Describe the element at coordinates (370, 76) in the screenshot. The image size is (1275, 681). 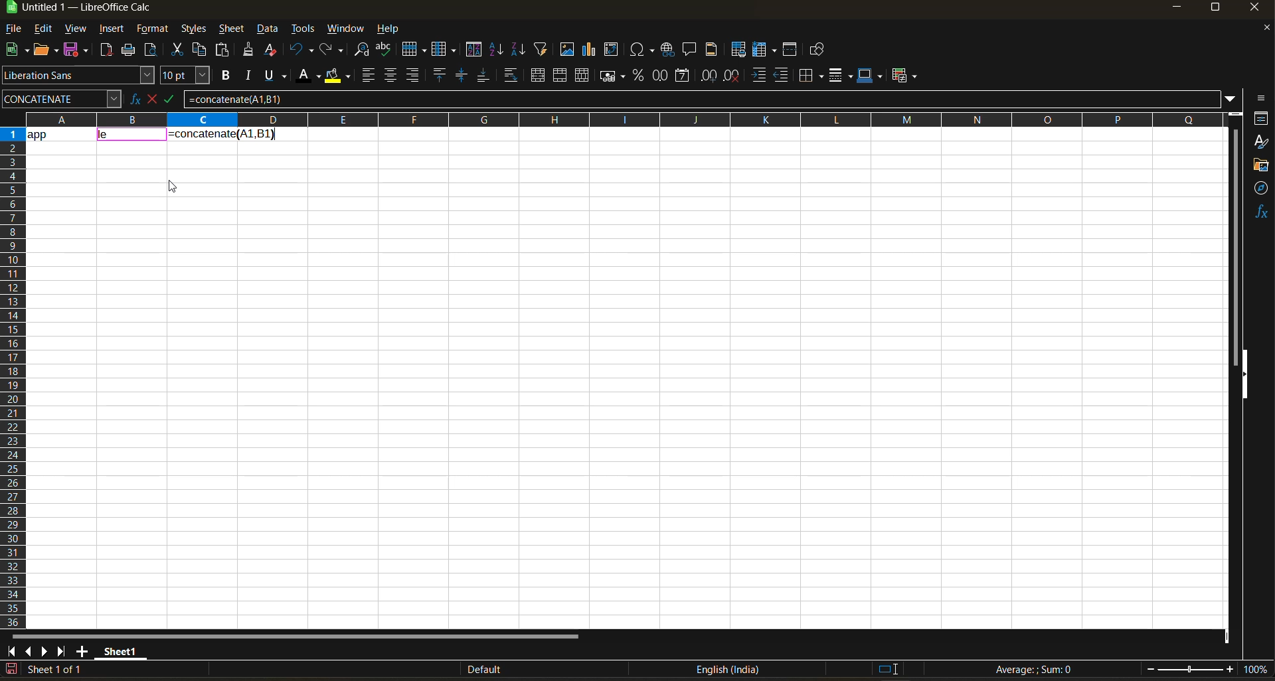
I see `align left` at that location.